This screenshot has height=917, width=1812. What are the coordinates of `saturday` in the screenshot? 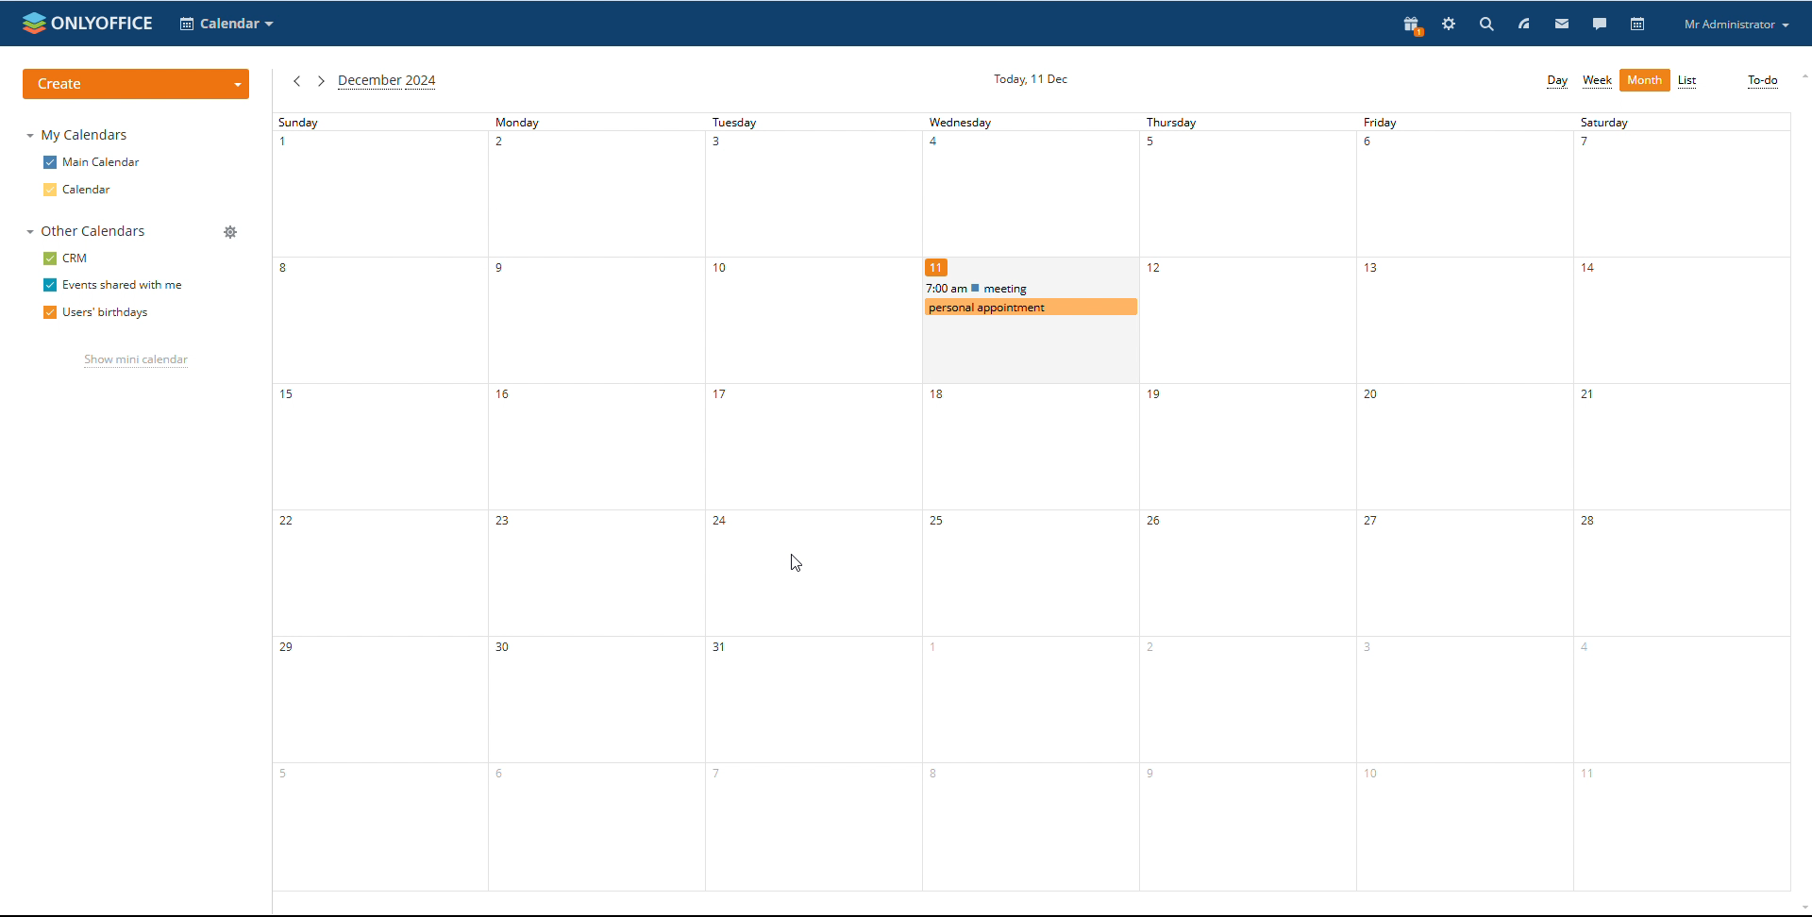 It's located at (1682, 501).